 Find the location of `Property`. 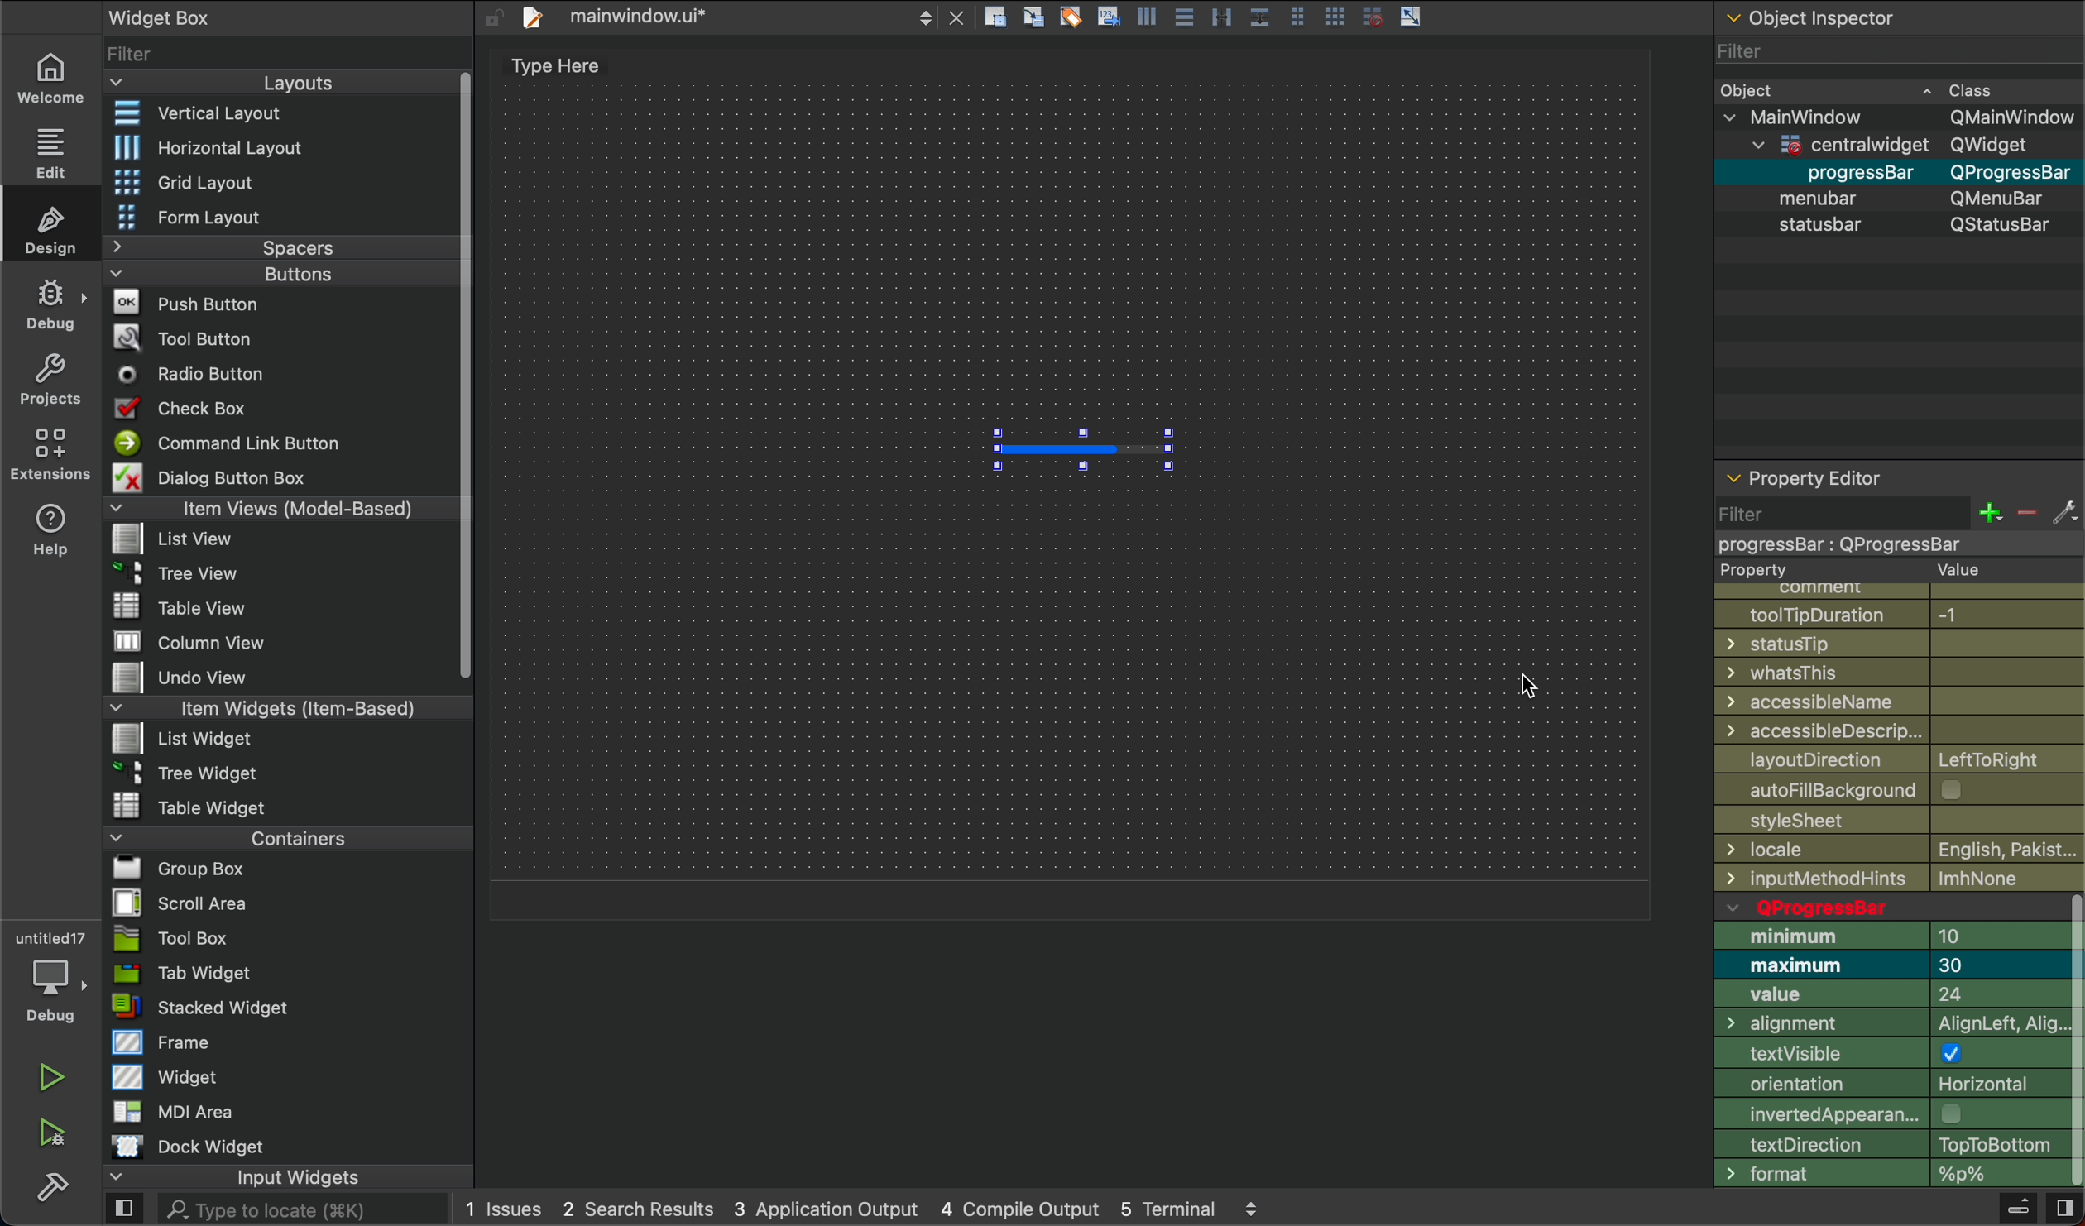

Property is located at coordinates (1888, 577).